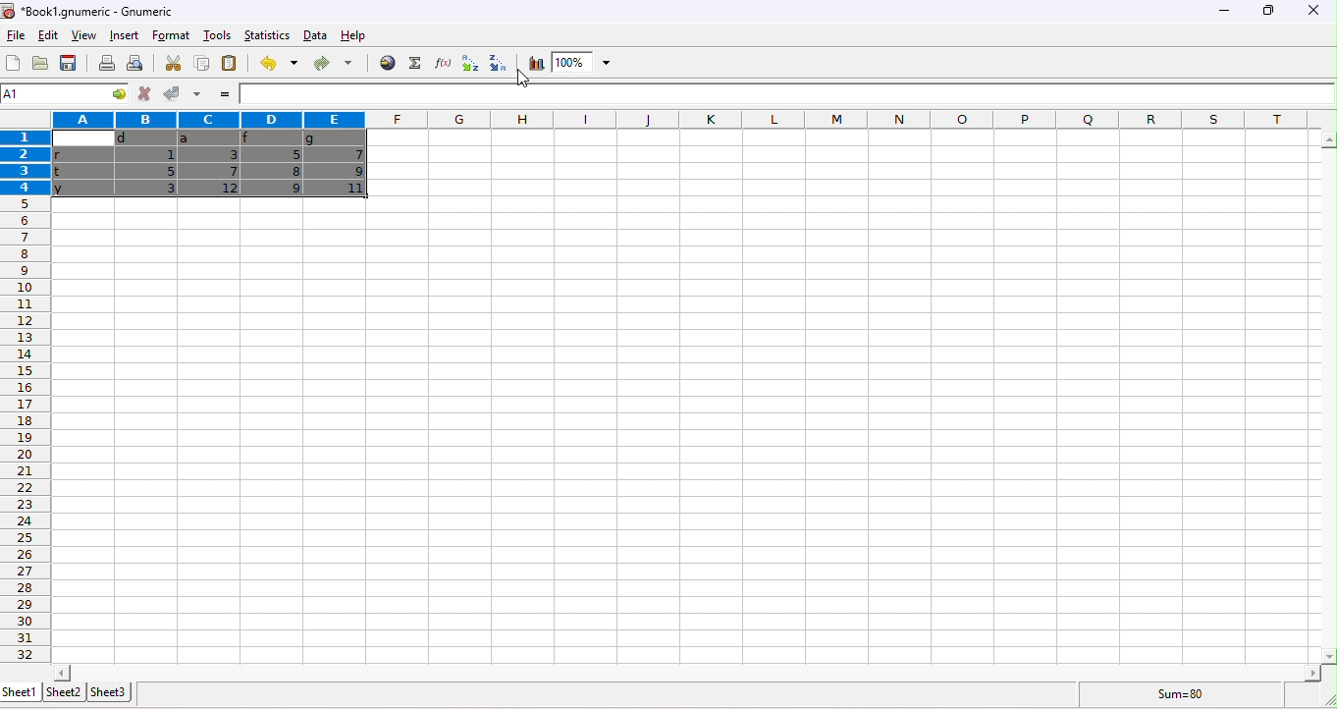  I want to click on reject, so click(143, 93).